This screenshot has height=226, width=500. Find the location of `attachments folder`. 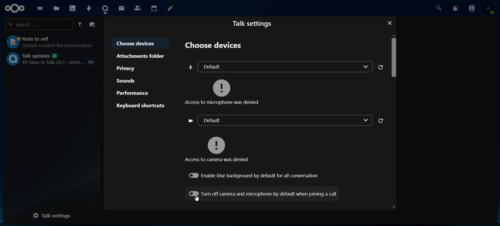

attachments folder is located at coordinates (141, 56).